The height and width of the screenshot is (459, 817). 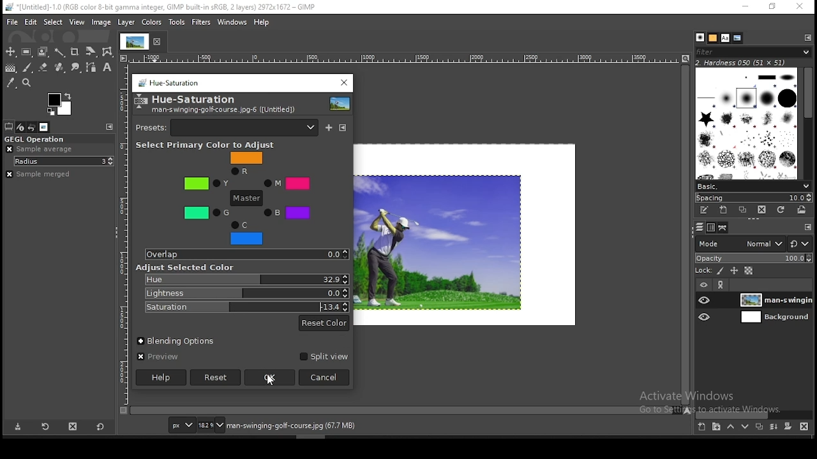 What do you see at coordinates (724, 38) in the screenshot?
I see `fonts` at bounding box center [724, 38].